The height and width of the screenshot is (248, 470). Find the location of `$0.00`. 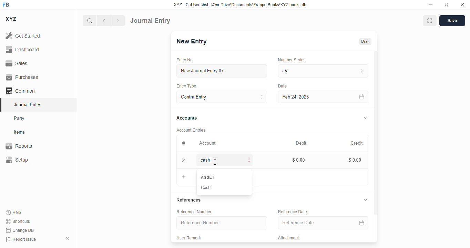

$0.00 is located at coordinates (356, 160).